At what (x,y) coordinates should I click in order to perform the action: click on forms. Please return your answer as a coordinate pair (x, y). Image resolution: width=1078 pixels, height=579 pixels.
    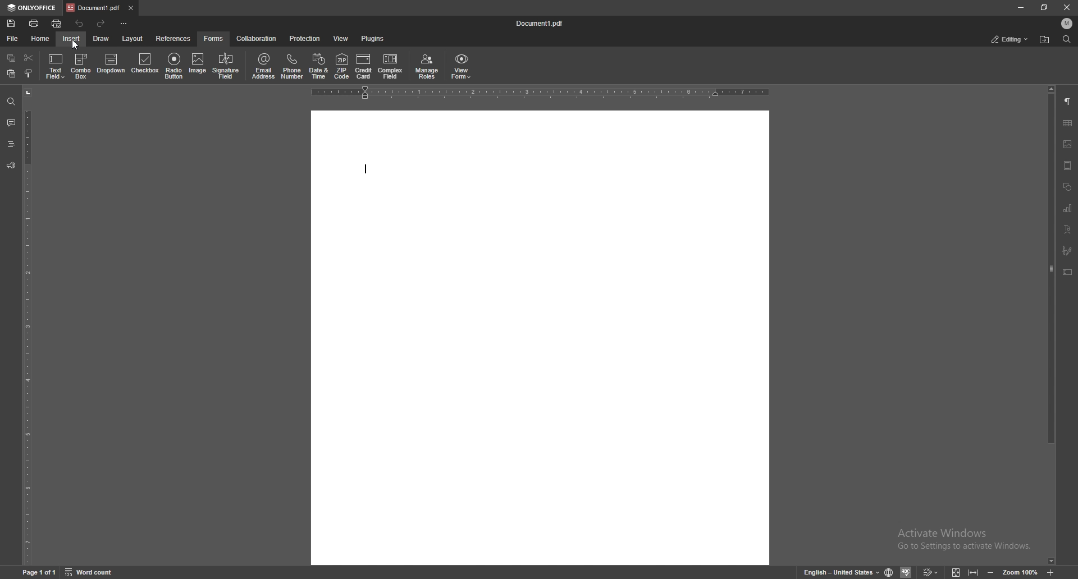
    Looking at the image, I should click on (214, 39).